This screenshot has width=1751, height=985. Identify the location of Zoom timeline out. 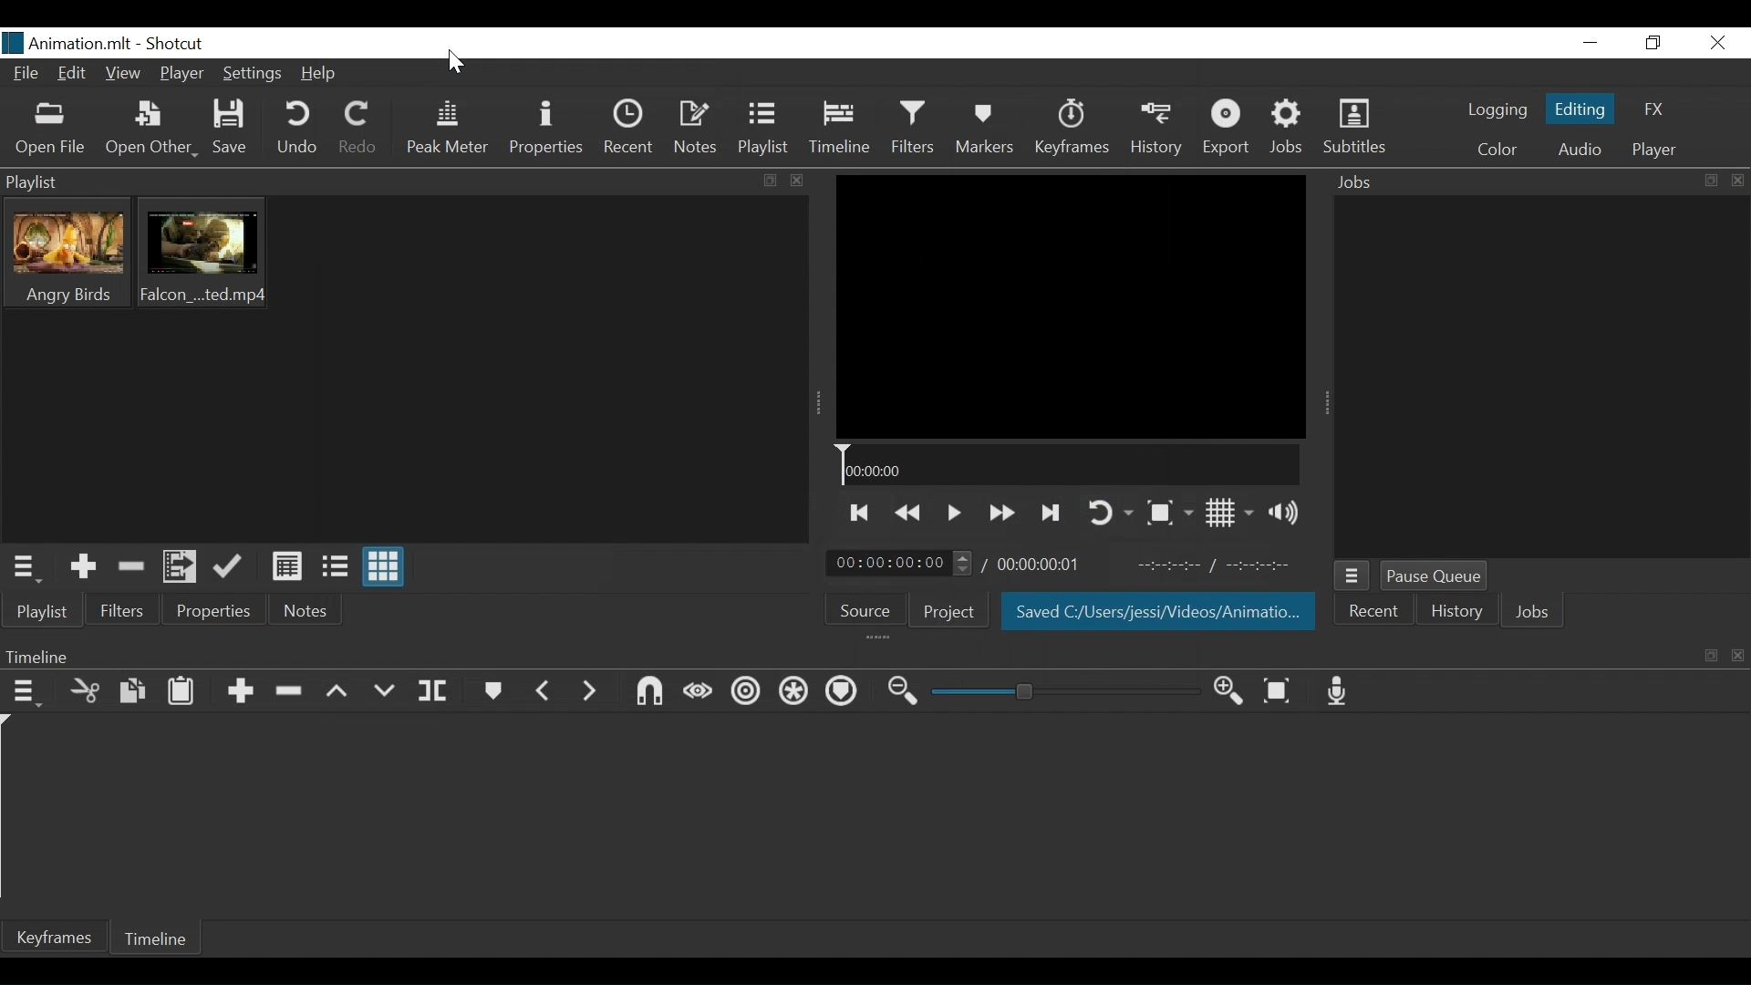
(904, 690).